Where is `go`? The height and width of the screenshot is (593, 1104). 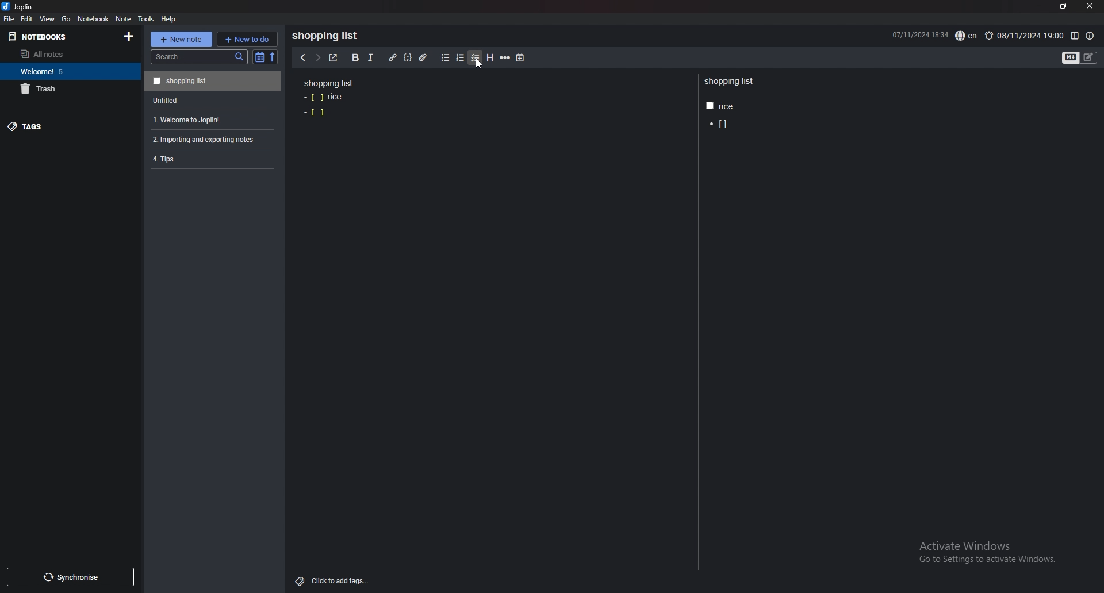
go is located at coordinates (67, 20).